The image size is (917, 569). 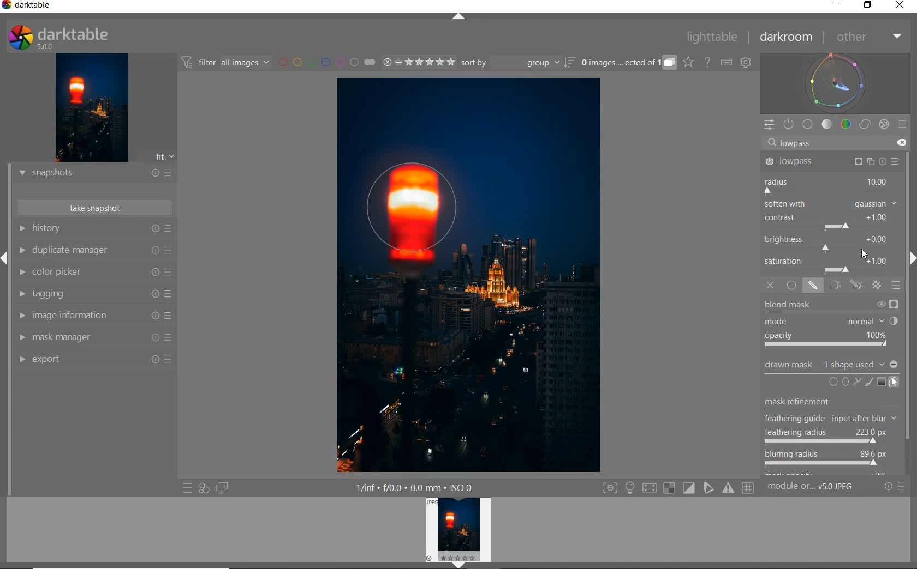 What do you see at coordinates (678, 488) in the screenshot?
I see `TOGGLE MODES` at bounding box center [678, 488].